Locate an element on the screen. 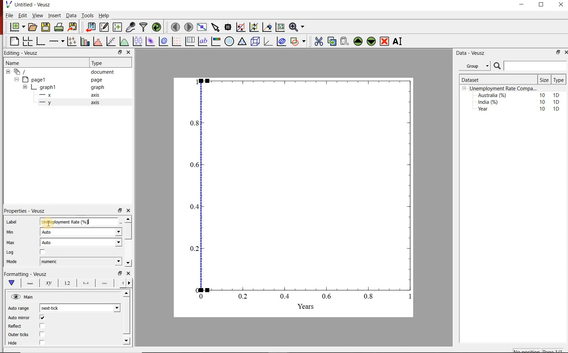 The image size is (568, 353). read the data points is located at coordinates (229, 27).